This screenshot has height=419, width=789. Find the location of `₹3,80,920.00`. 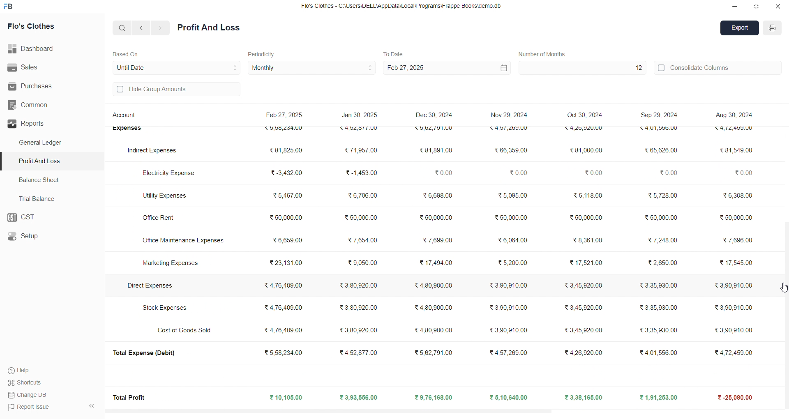

₹3,80,920.00 is located at coordinates (358, 285).